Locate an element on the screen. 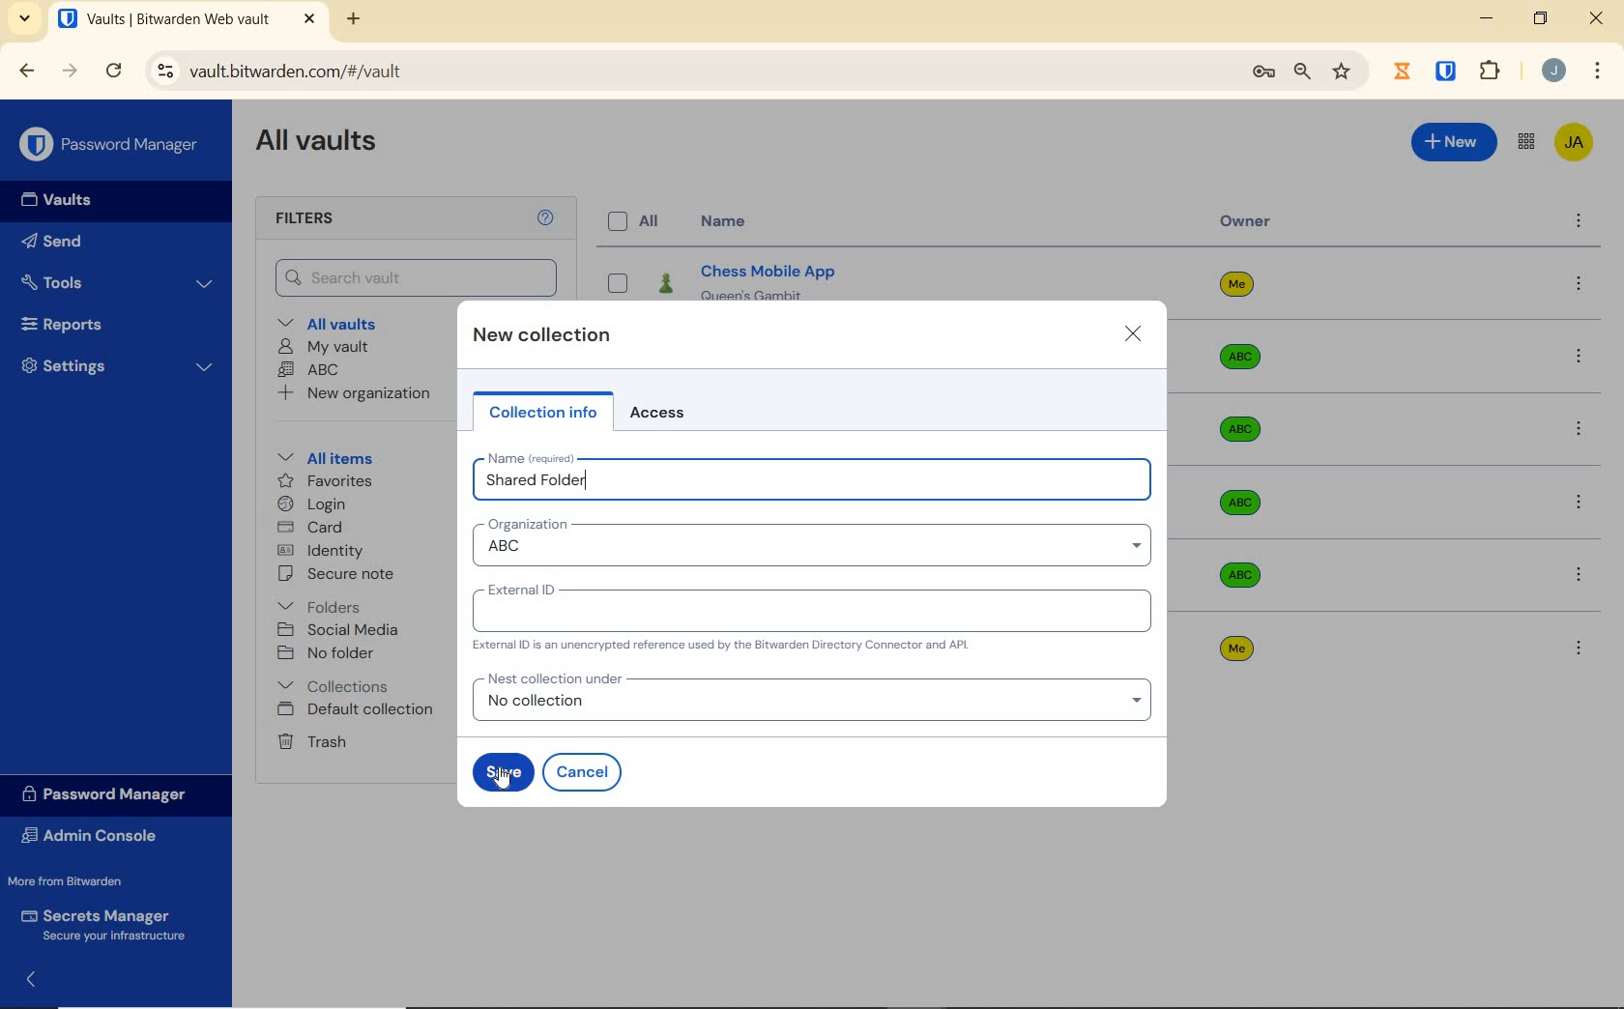 The width and height of the screenshot is (1624, 1009). more options is located at coordinates (1578, 223).